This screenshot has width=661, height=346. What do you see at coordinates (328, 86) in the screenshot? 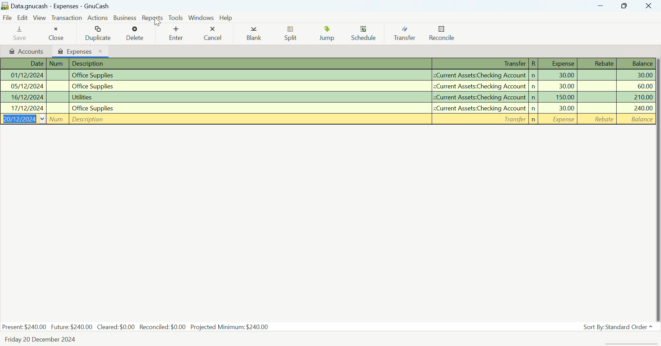
I see `Office Supplies` at bounding box center [328, 86].